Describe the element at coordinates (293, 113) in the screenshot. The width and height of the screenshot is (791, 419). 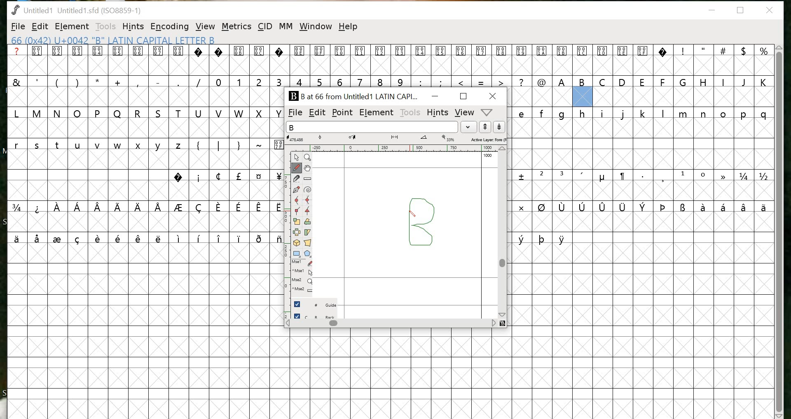
I see `FILE` at that location.